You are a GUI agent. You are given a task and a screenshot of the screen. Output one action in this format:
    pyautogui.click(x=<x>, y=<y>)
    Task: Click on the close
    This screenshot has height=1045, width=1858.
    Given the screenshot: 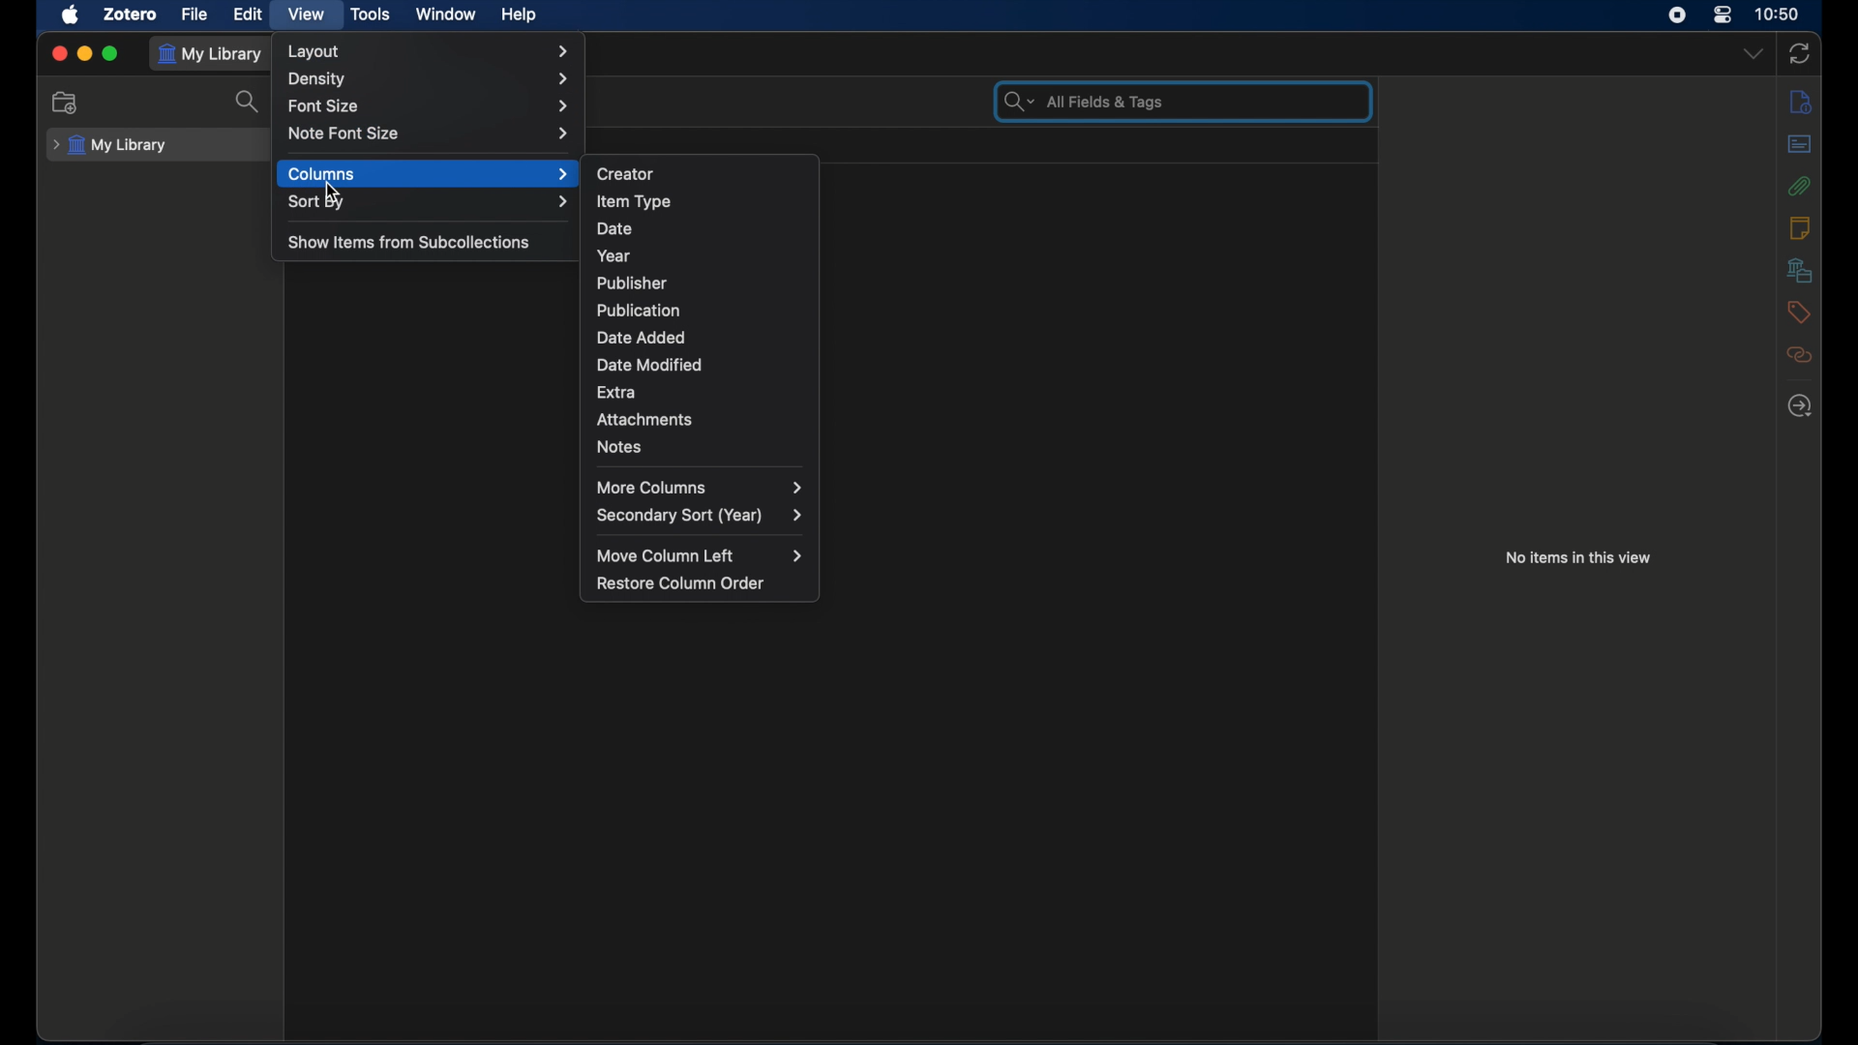 What is the action you would take?
    pyautogui.click(x=58, y=52)
    